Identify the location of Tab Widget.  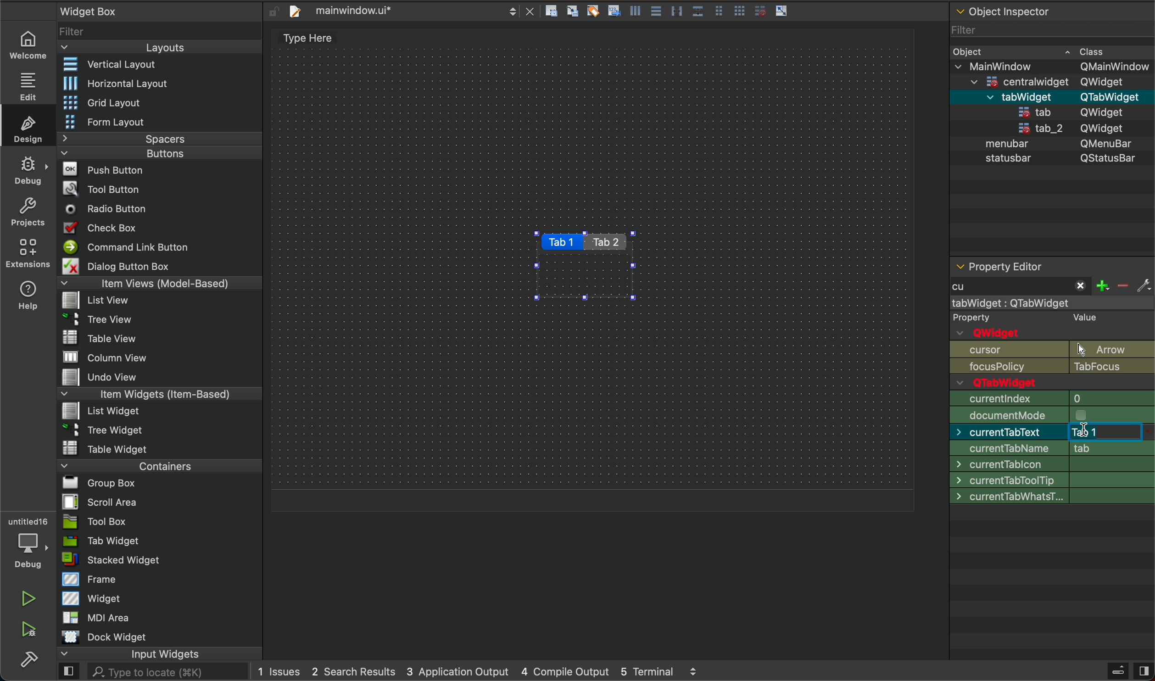
(104, 540).